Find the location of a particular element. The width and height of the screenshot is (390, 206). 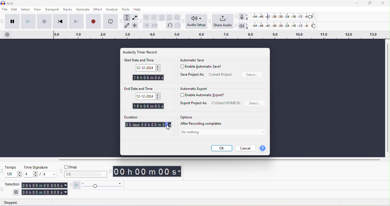

generate is located at coordinates (83, 10).